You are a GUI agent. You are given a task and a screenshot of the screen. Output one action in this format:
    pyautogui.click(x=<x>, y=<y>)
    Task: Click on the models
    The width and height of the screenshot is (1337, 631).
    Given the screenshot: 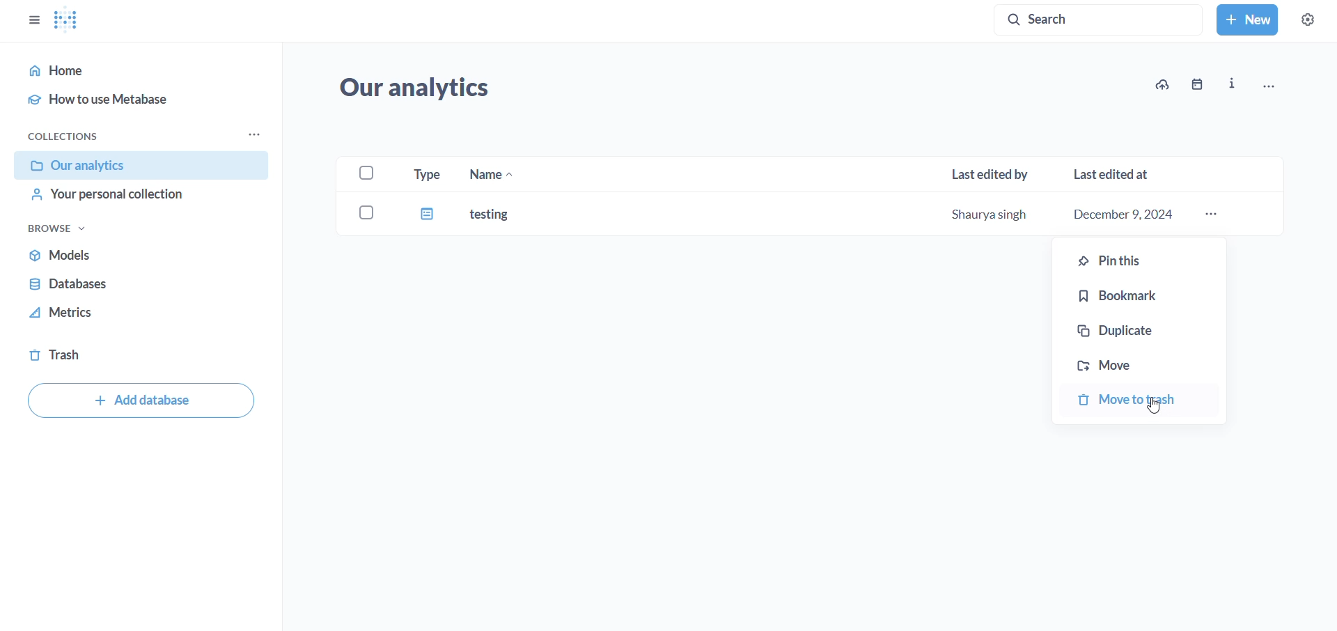 What is the action you would take?
    pyautogui.click(x=137, y=259)
    